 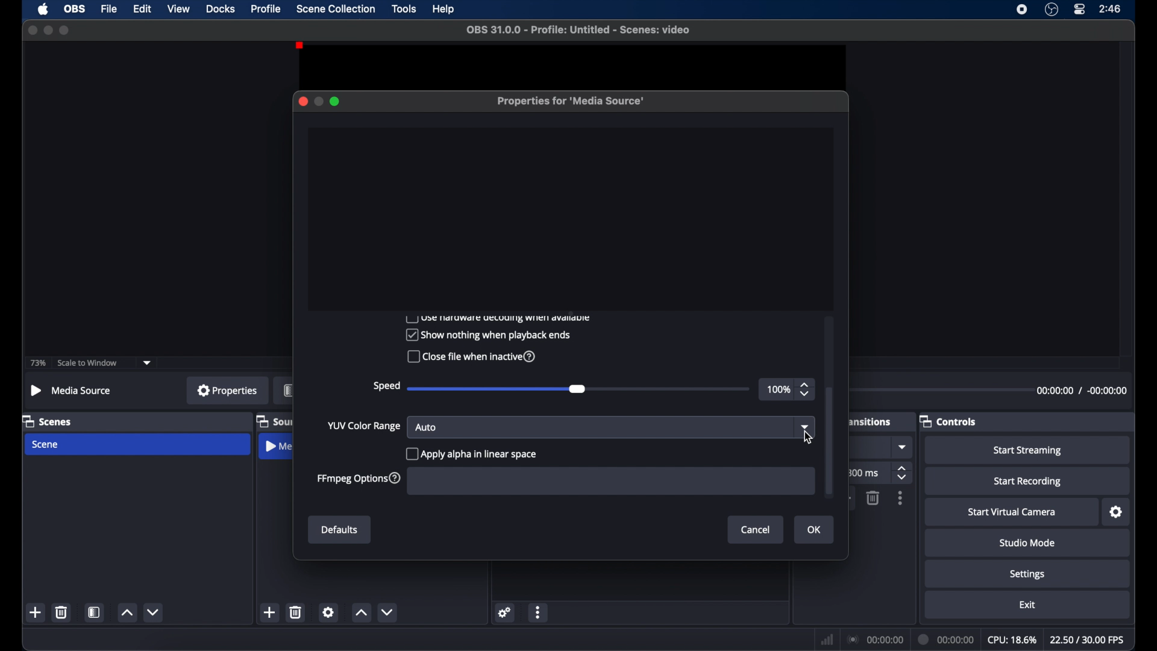 What do you see at coordinates (1082, 390) in the screenshot?
I see `duration` at bounding box center [1082, 390].